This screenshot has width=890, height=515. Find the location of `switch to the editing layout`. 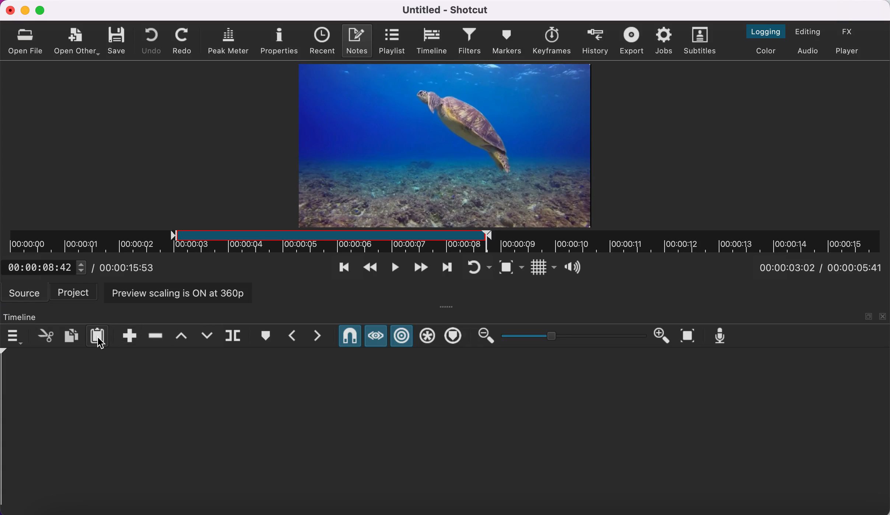

switch to the editing layout is located at coordinates (810, 31).